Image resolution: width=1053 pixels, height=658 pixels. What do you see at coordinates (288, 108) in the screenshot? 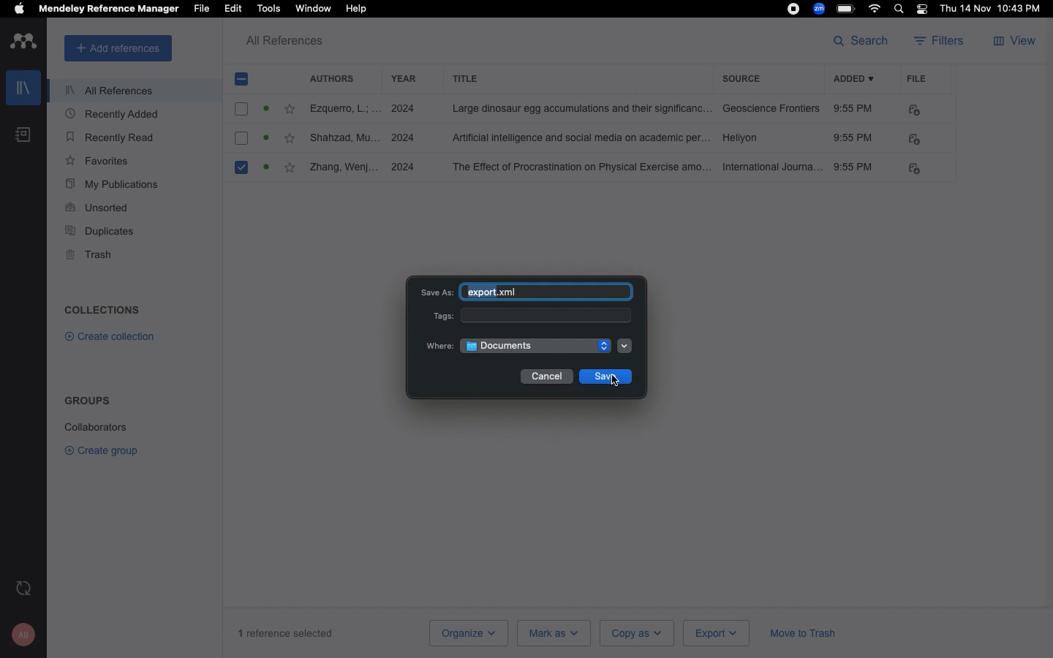
I see `Favorites` at bounding box center [288, 108].